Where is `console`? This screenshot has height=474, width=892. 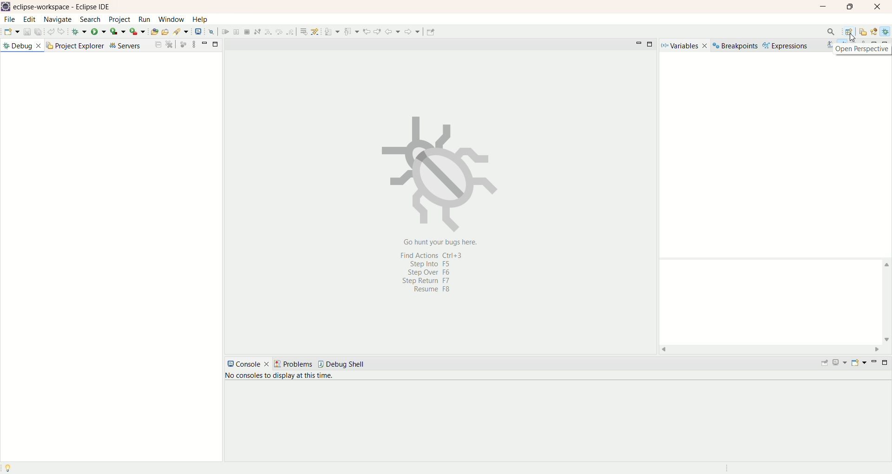 console is located at coordinates (249, 364).